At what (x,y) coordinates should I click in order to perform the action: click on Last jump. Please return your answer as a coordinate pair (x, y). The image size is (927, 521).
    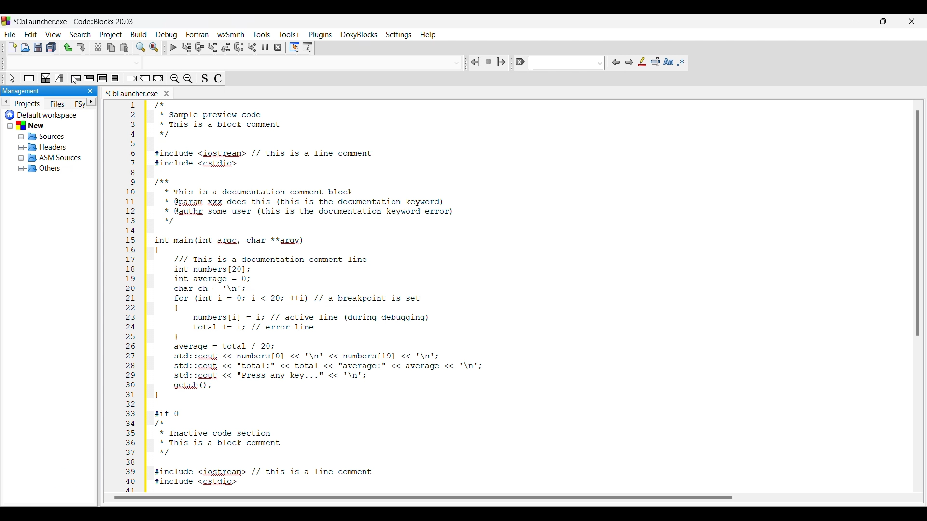
    Looking at the image, I should click on (489, 61).